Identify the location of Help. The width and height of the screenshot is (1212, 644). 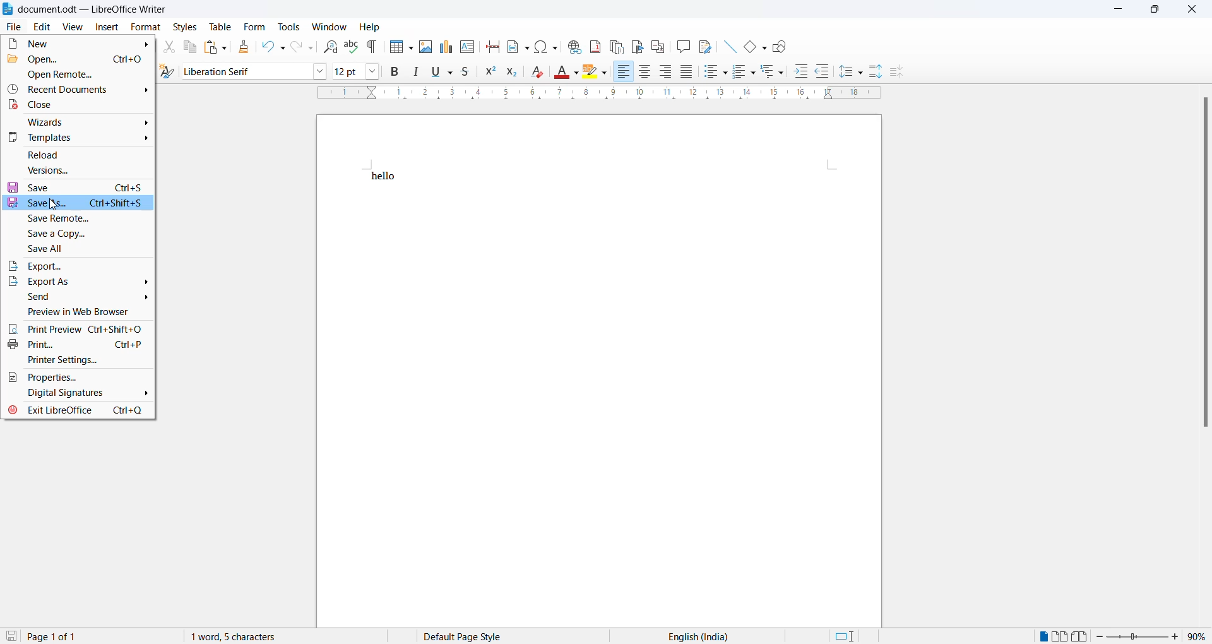
(372, 27).